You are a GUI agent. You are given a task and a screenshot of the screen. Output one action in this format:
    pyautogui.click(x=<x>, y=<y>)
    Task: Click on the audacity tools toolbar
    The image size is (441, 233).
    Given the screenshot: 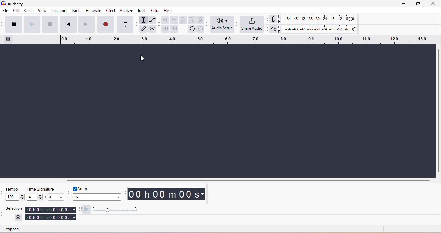 What is the action you would take?
    pyautogui.click(x=137, y=25)
    